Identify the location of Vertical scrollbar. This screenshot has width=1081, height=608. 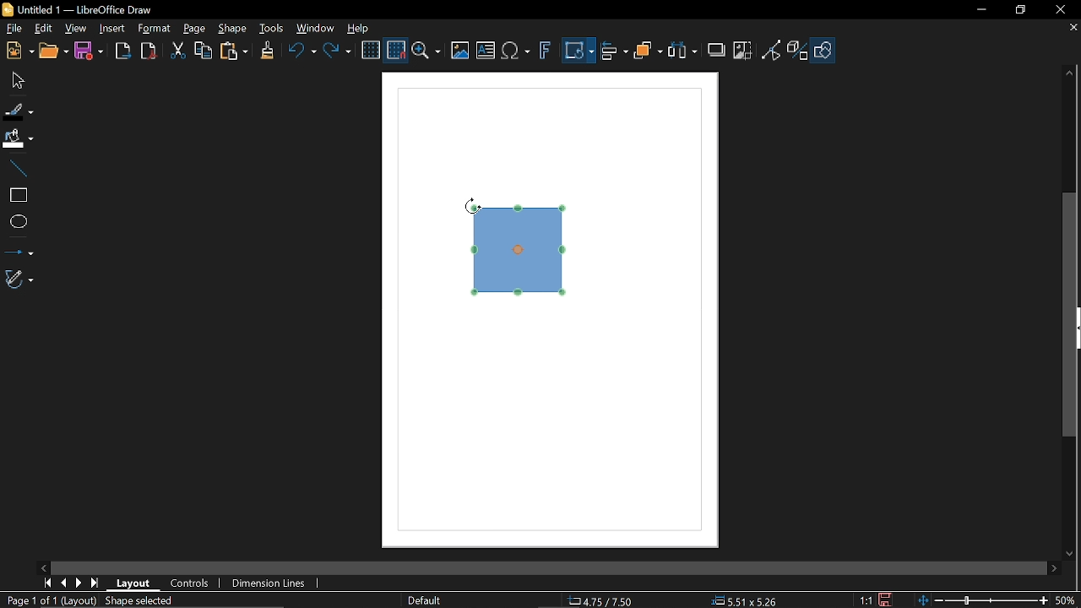
(1073, 317).